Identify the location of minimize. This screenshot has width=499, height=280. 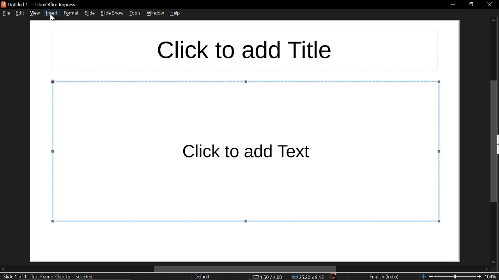
(451, 5).